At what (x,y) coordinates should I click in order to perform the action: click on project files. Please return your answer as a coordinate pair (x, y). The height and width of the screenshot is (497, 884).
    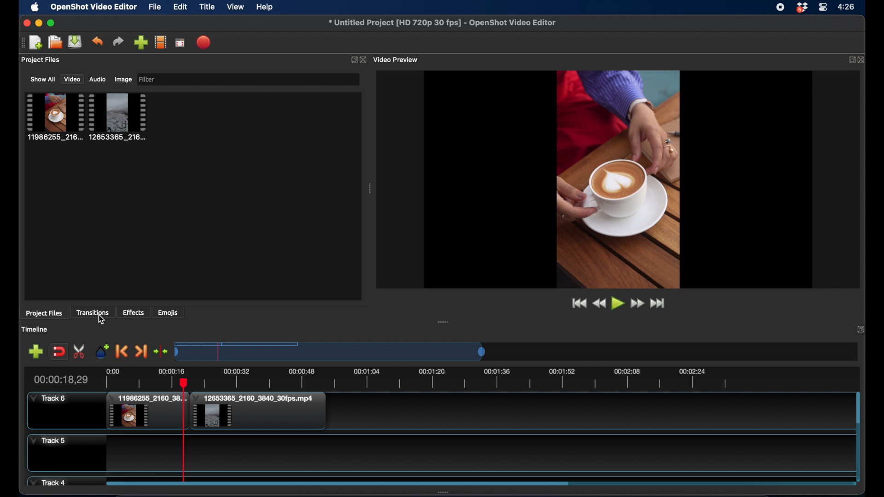
    Looking at the image, I should click on (44, 313).